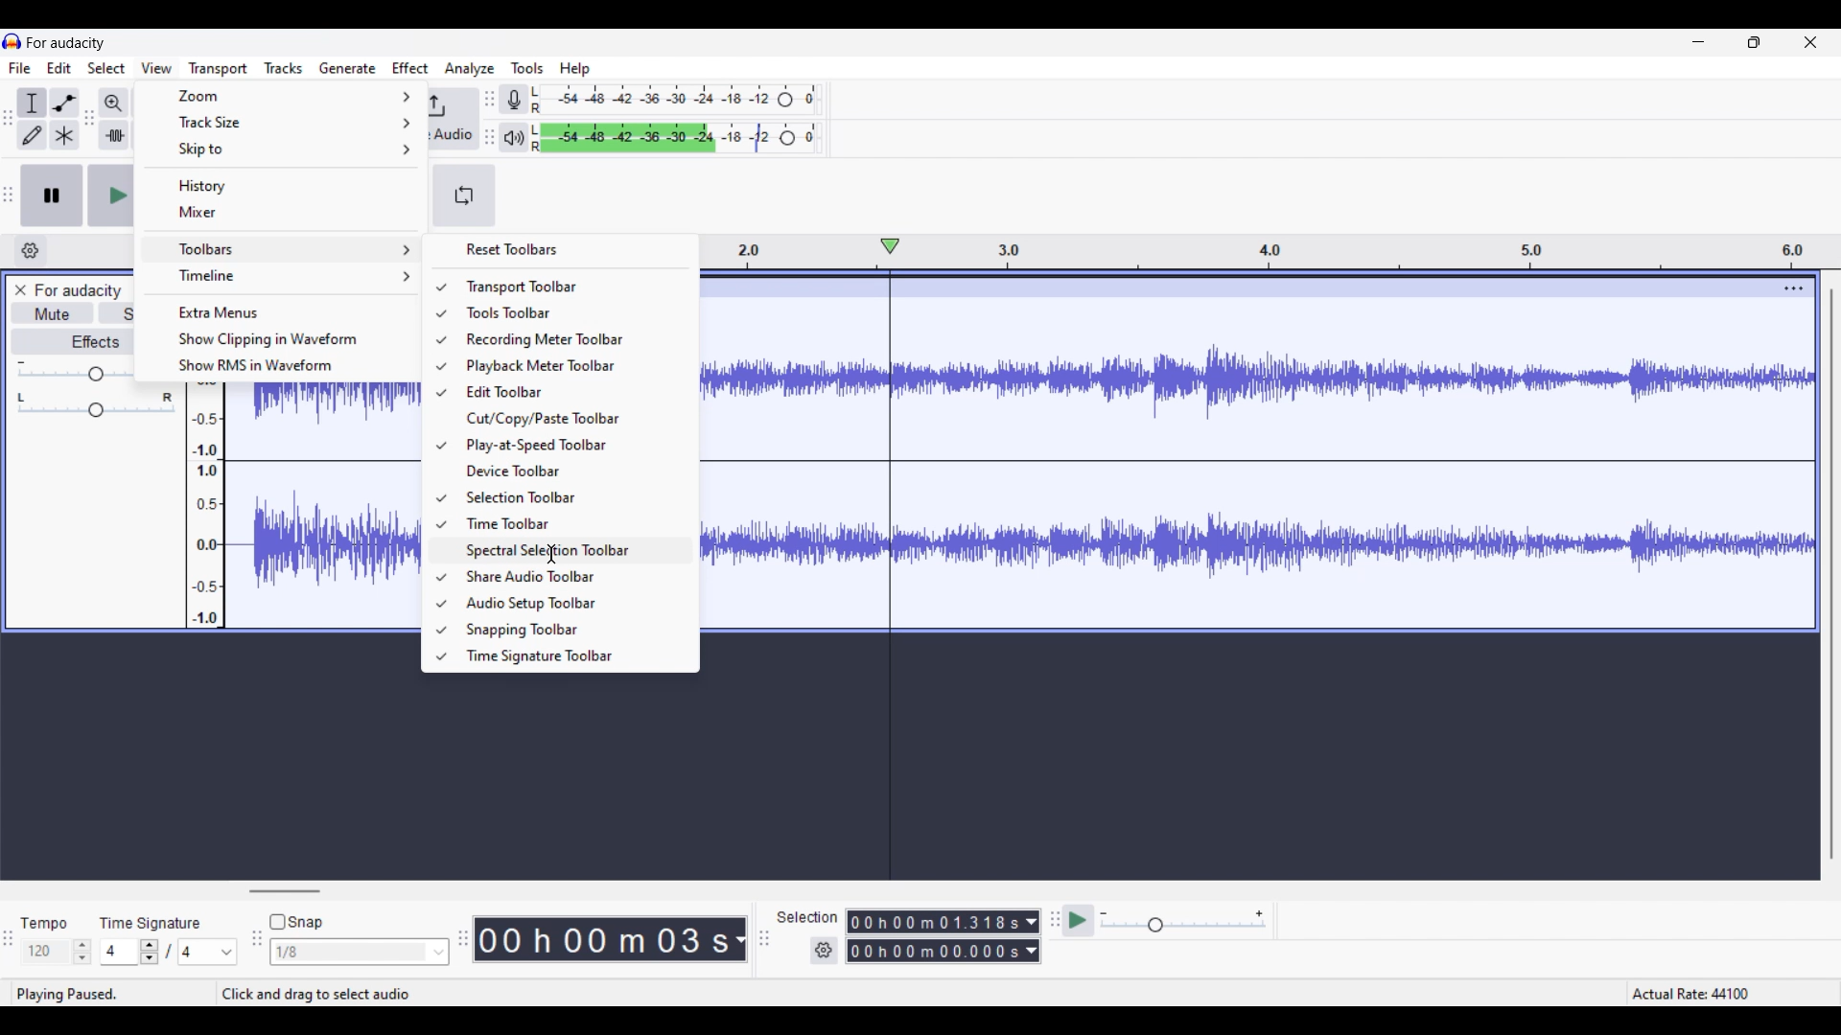 The image size is (1841, 1035). I want to click on Recording level, so click(676, 100).